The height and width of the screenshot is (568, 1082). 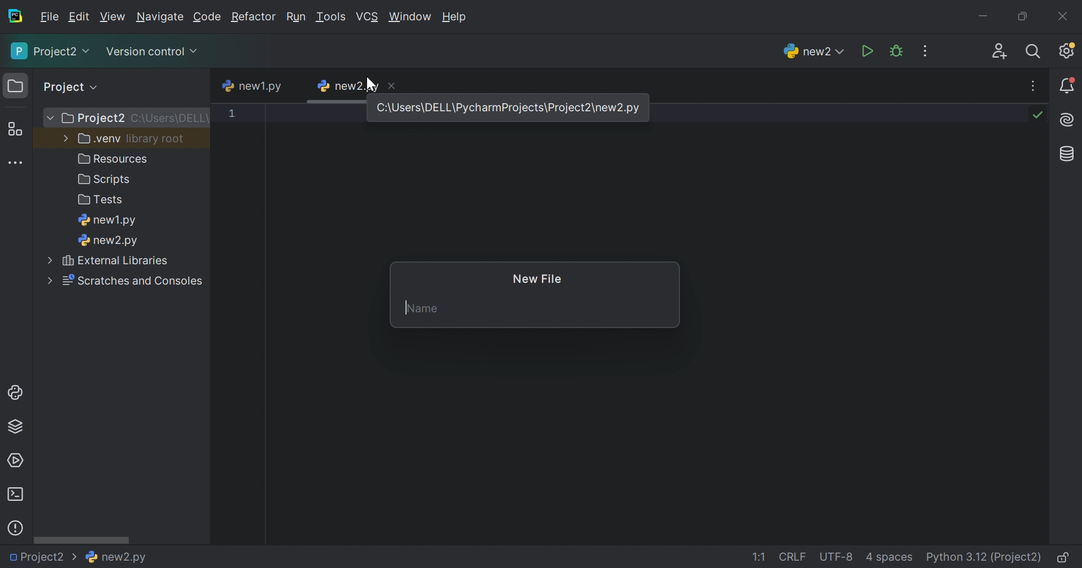 What do you see at coordinates (539, 280) in the screenshot?
I see `New File` at bounding box center [539, 280].